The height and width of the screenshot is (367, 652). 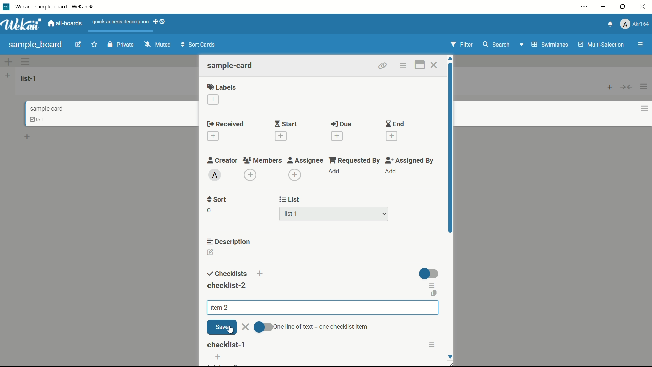 What do you see at coordinates (8, 62) in the screenshot?
I see `add swimlane` at bounding box center [8, 62].